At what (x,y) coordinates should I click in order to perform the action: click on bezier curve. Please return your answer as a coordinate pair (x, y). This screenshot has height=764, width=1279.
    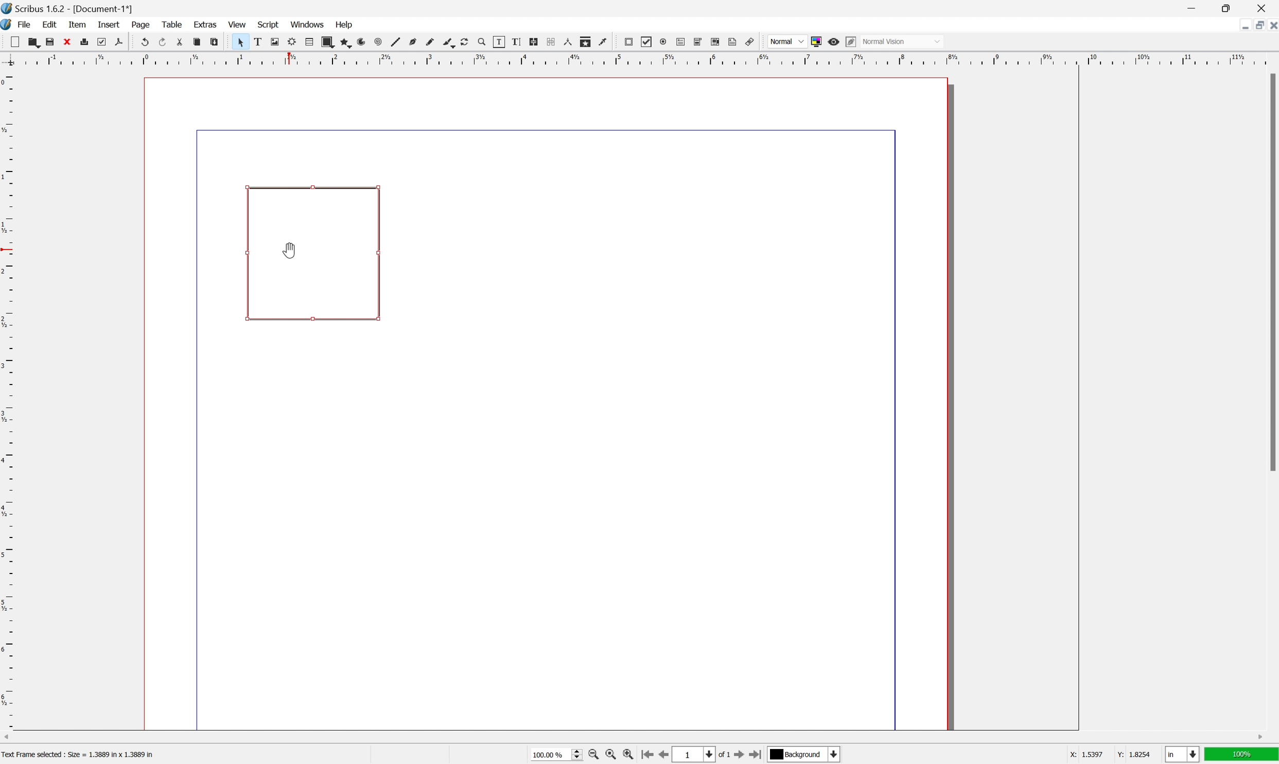
    Looking at the image, I should click on (449, 43).